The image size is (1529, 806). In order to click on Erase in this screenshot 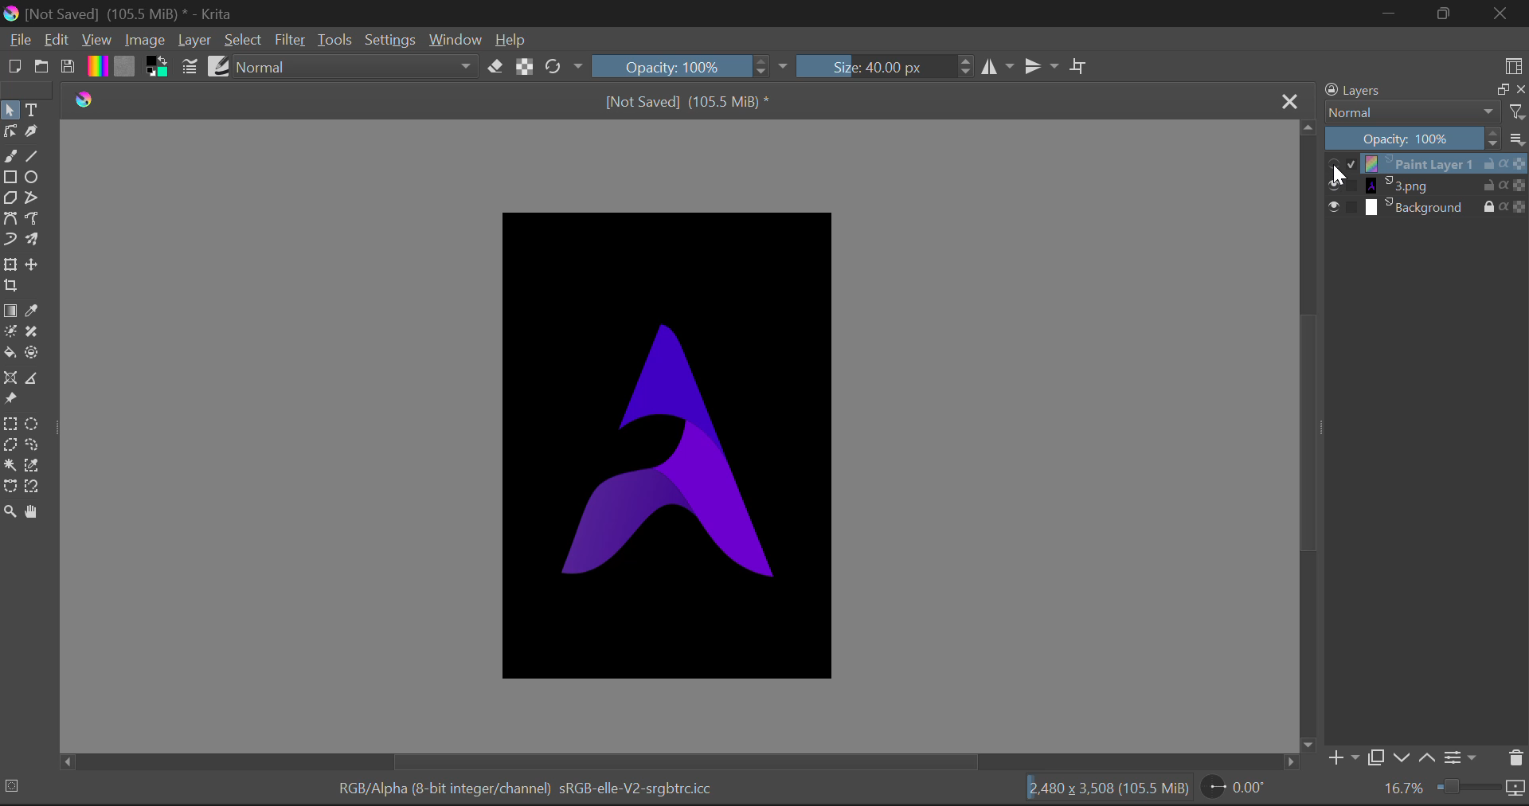, I will do `click(498, 69)`.